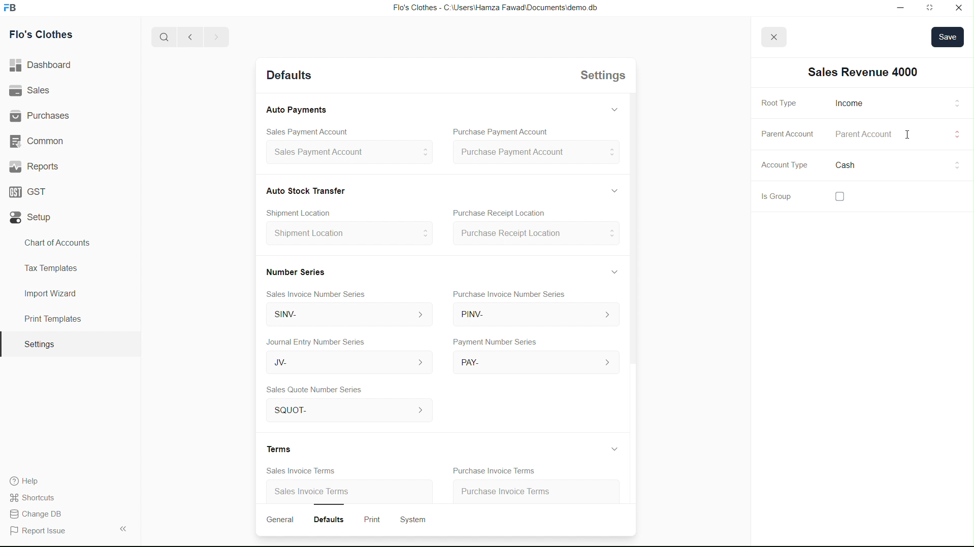 This screenshot has width=974, height=547. I want to click on Parent Account, so click(872, 135).